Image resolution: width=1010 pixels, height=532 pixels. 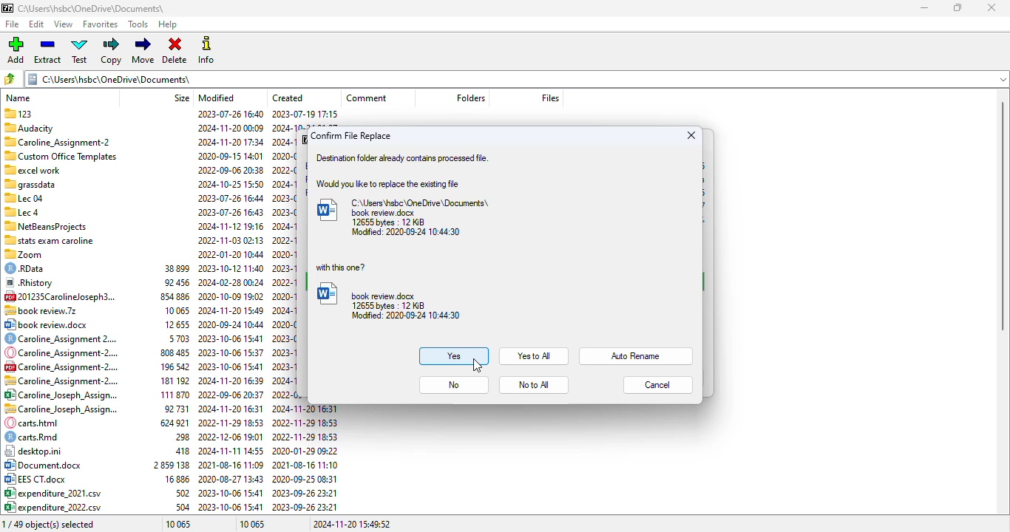 I want to click on Lec 04, so click(x=24, y=197).